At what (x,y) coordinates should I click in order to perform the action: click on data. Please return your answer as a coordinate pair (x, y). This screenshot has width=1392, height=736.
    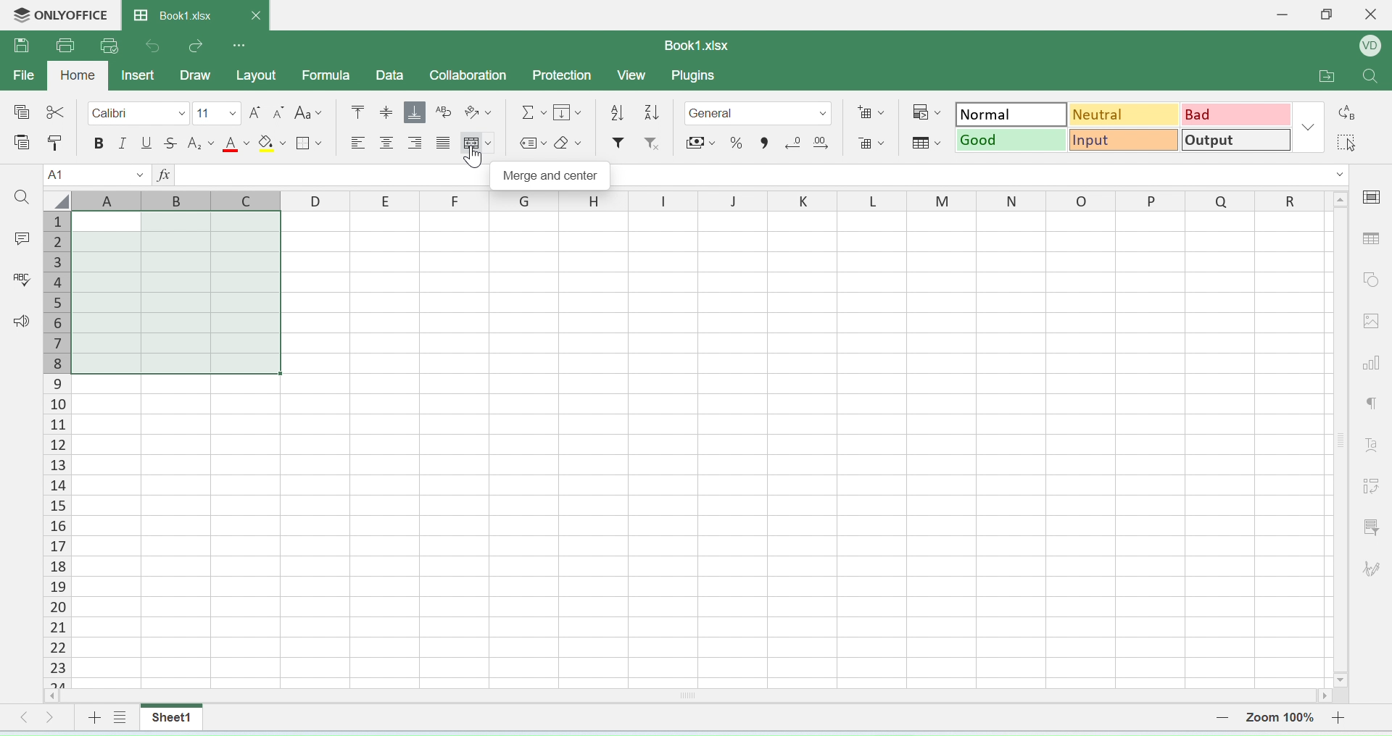
    Looking at the image, I should click on (389, 75).